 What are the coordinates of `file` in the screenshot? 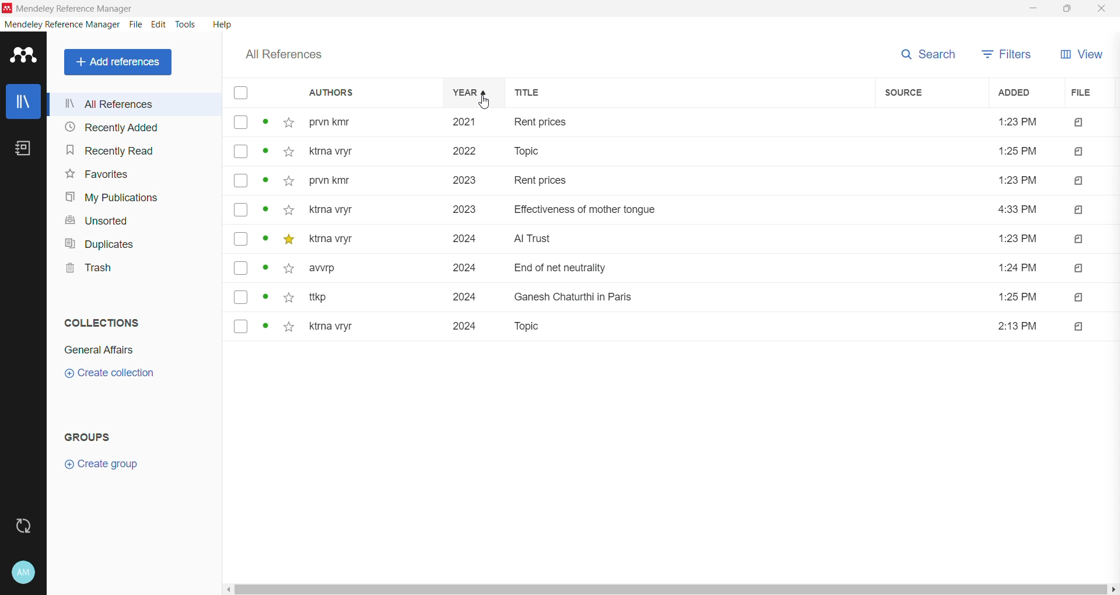 It's located at (1080, 93).